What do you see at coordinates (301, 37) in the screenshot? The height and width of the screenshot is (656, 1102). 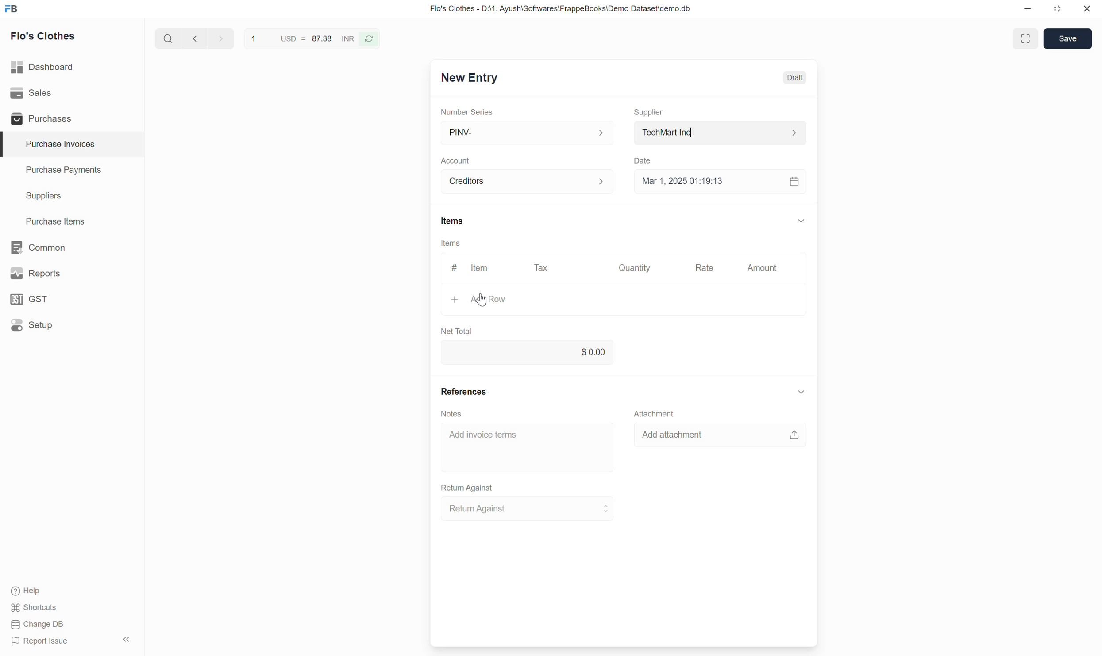 I see `1 USD = 87.38 INR` at bounding box center [301, 37].